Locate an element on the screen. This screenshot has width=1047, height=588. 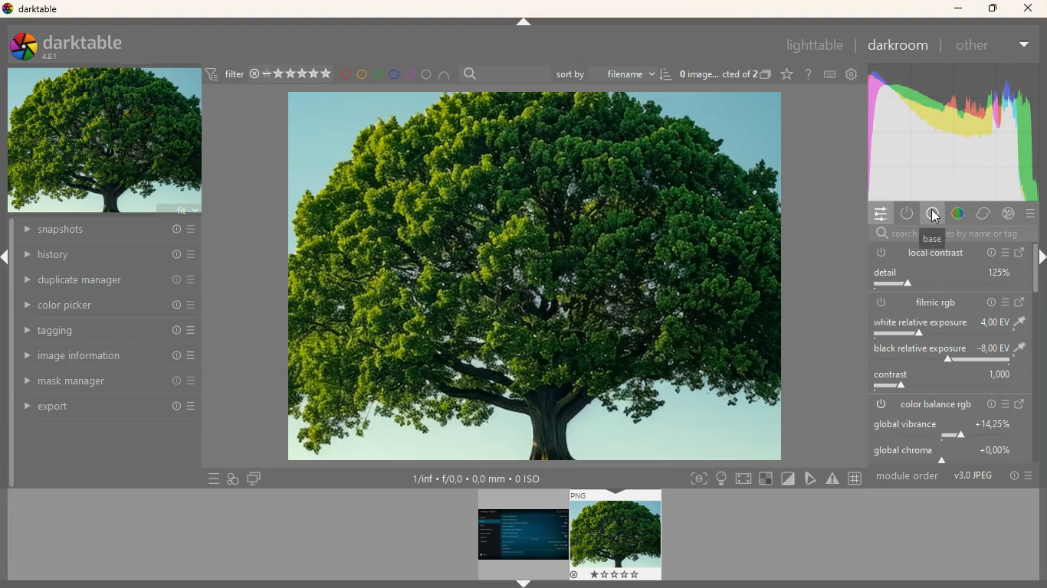
power is located at coordinates (883, 303).